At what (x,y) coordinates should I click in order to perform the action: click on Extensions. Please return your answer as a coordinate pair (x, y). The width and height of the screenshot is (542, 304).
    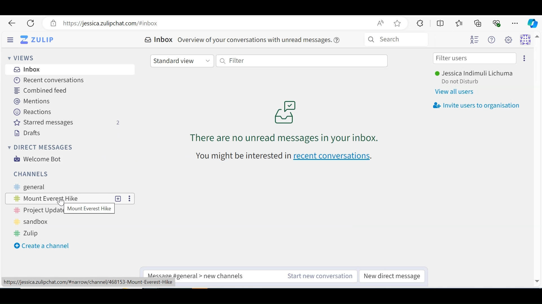
    Looking at the image, I should click on (419, 23).